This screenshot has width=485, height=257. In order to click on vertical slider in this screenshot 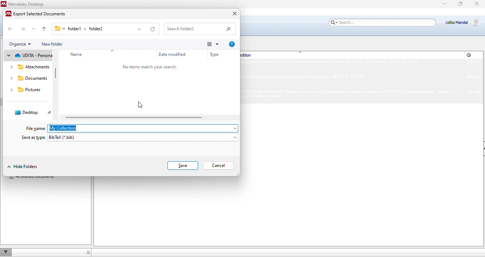, I will do `click(56, 73)`.